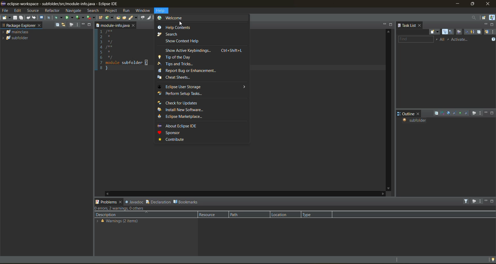 The height and width of the screenshot is (264, 496). I want to click on tip of the day, so click(493, 259).